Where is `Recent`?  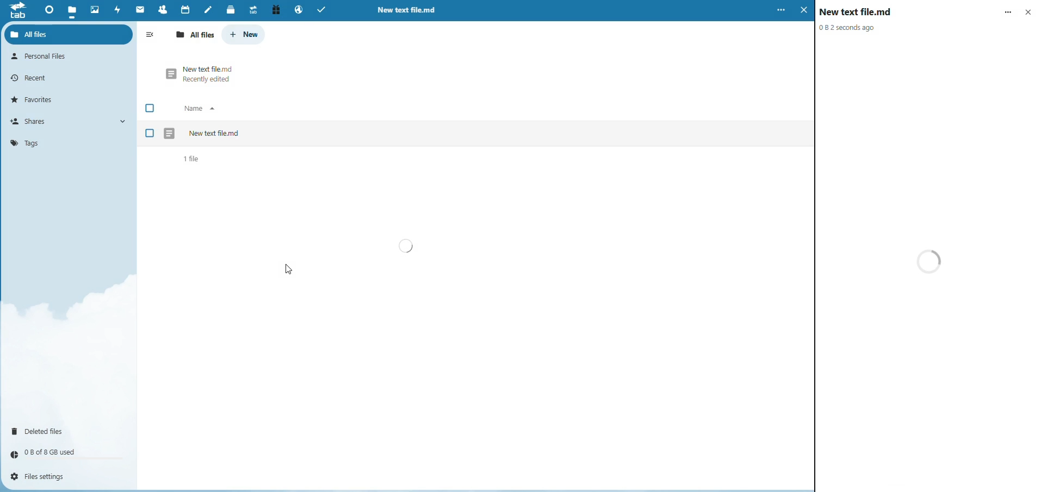 Recent is located at coordinates (33, 77).